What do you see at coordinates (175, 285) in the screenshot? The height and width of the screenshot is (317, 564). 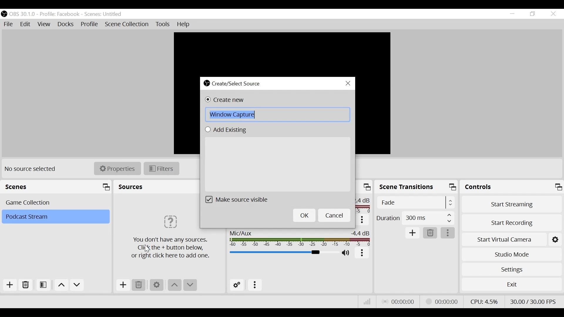 I see `move up` at bounding box center [175, 285].